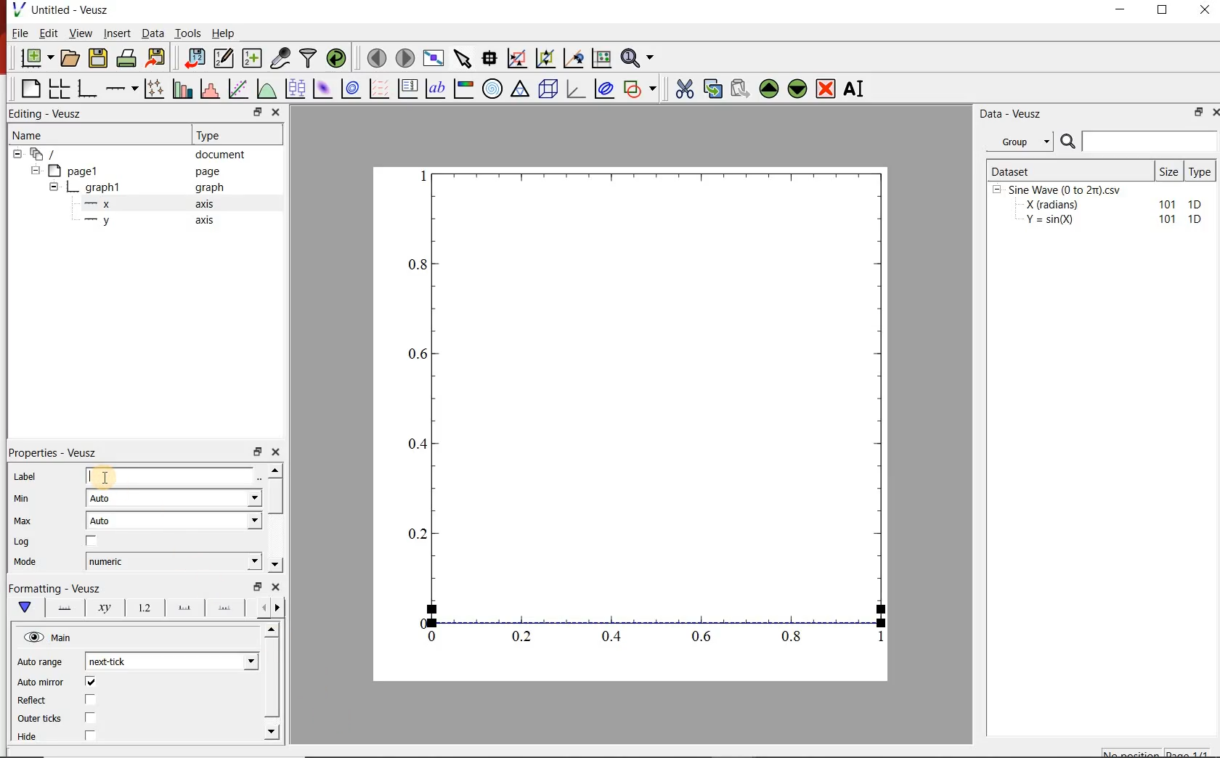  I want to click on Editing - Veusz, so click(48, 114).